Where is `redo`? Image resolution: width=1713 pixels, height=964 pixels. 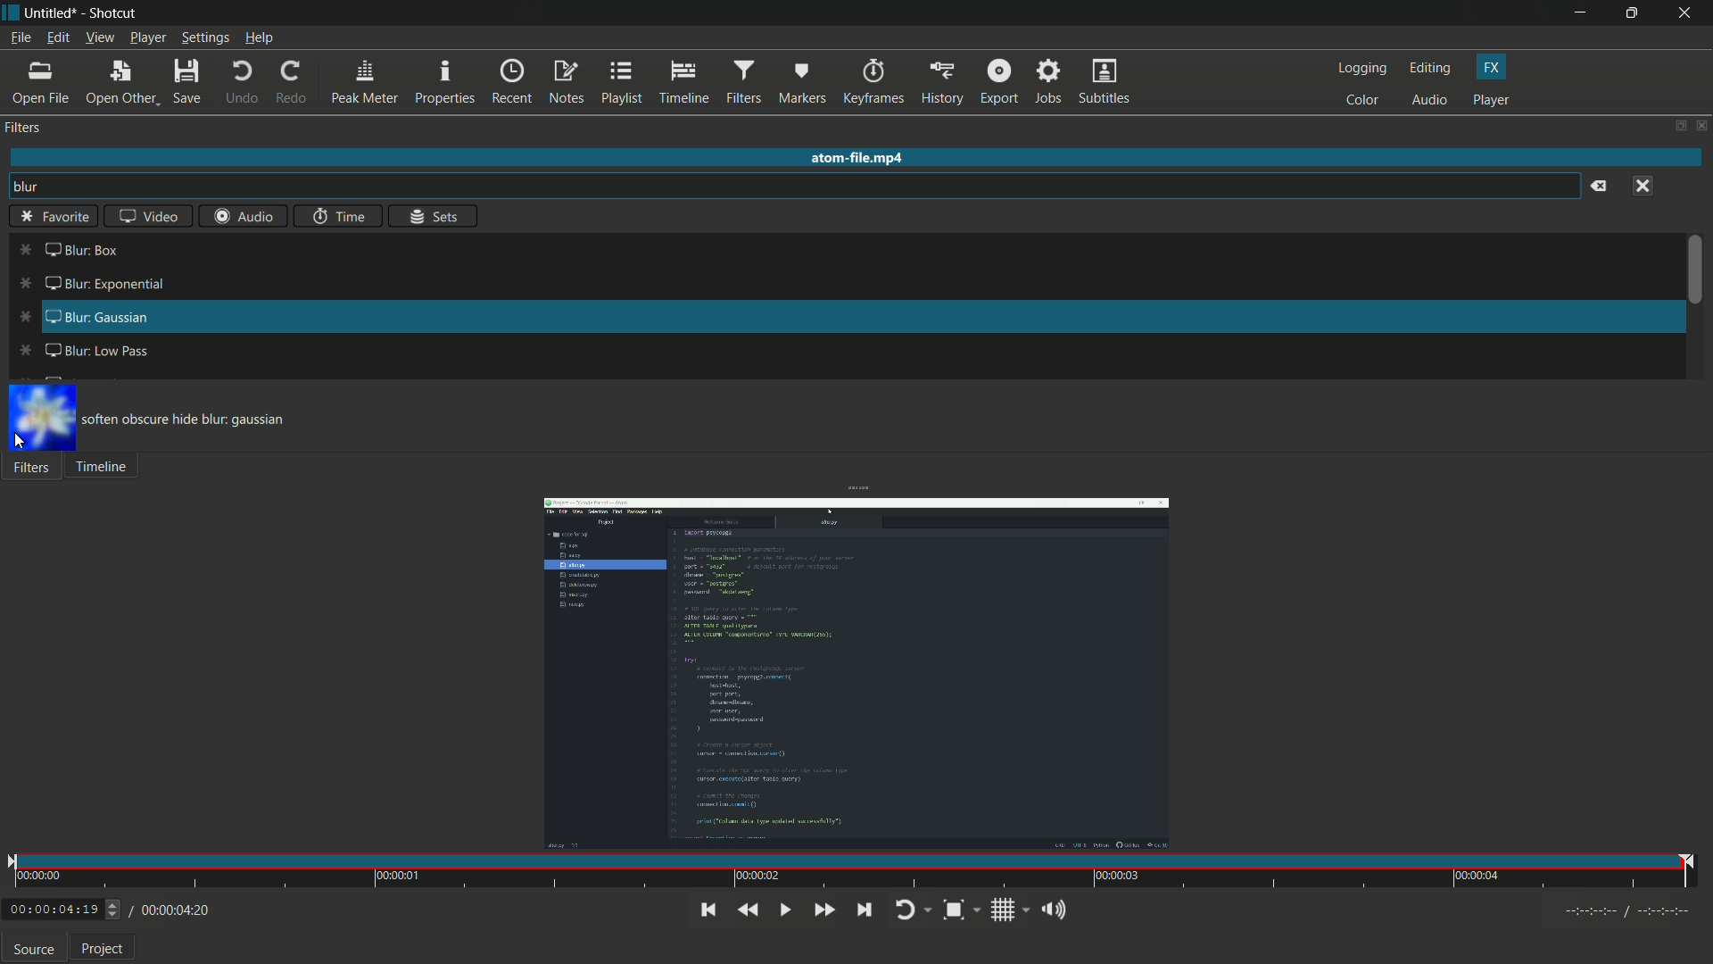
redo is located at coordinates (292, 82).